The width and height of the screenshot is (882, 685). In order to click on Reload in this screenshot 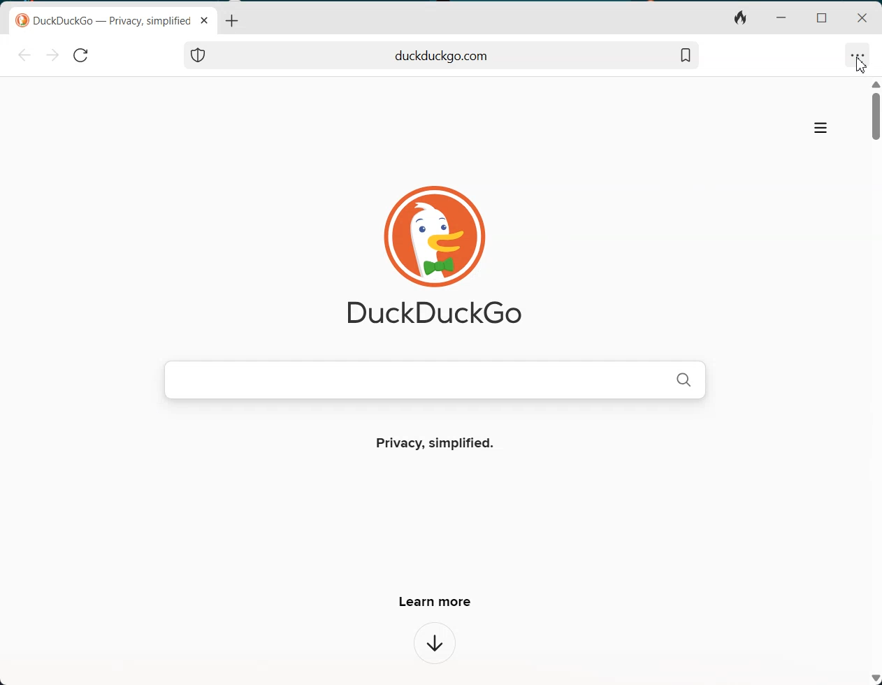, I will do `click(80, 56)`.